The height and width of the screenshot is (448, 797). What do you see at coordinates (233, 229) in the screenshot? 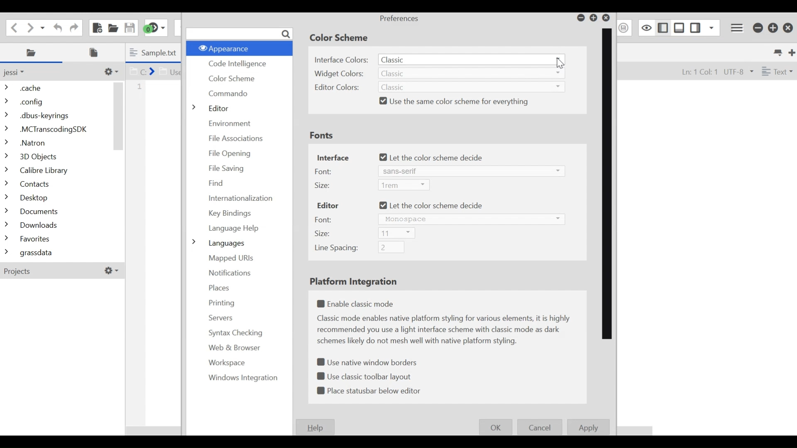
I see `Language Help` at bounding box center [233, 229].